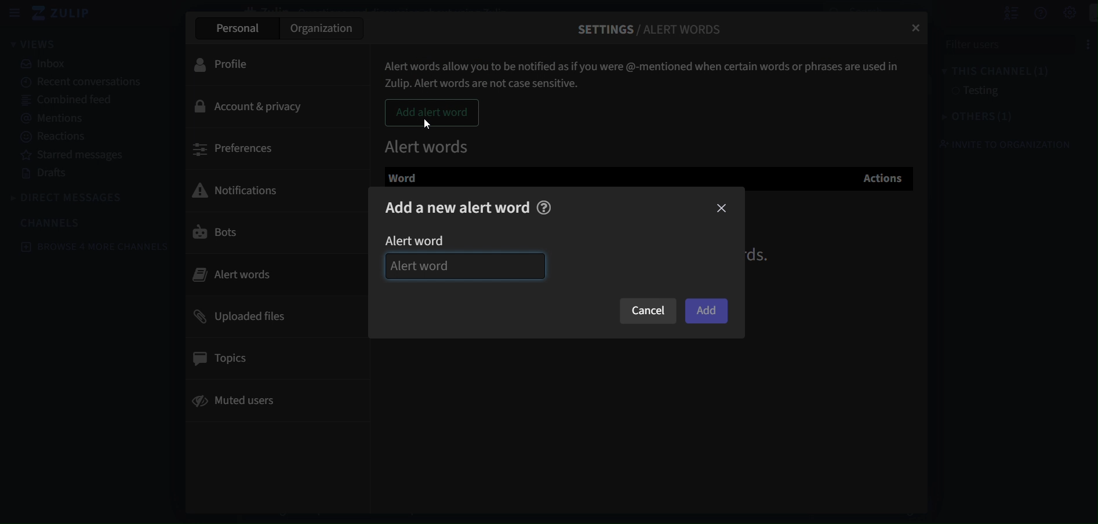 This screenshot has width=1098, height=524. Describe the element at coordinates (76, 155) in the screenshot. I see `starredmessages` at that location.